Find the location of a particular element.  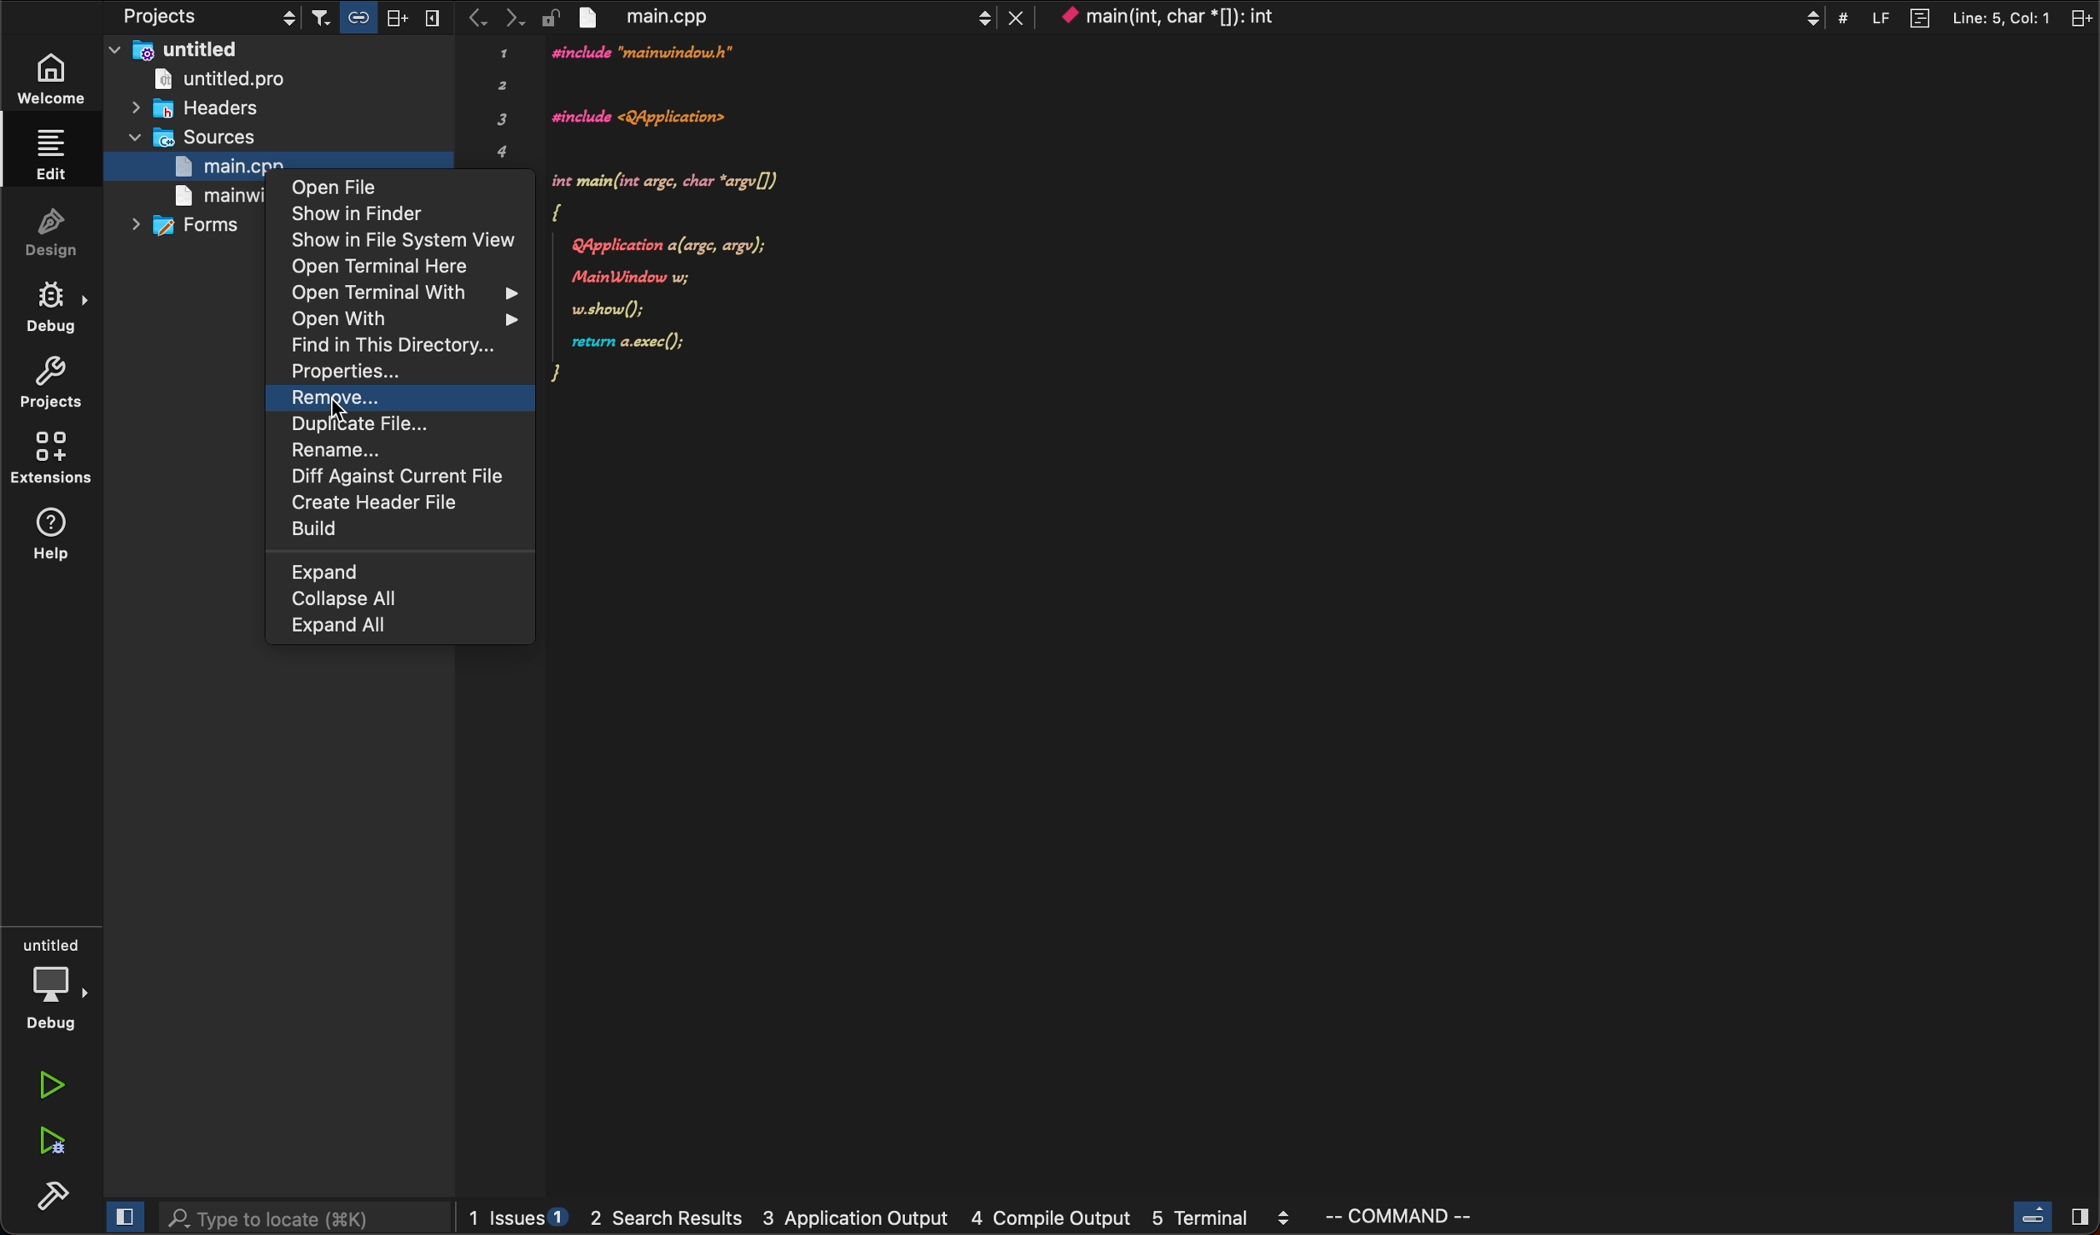

search bar is located at coordinates (303, 1220).